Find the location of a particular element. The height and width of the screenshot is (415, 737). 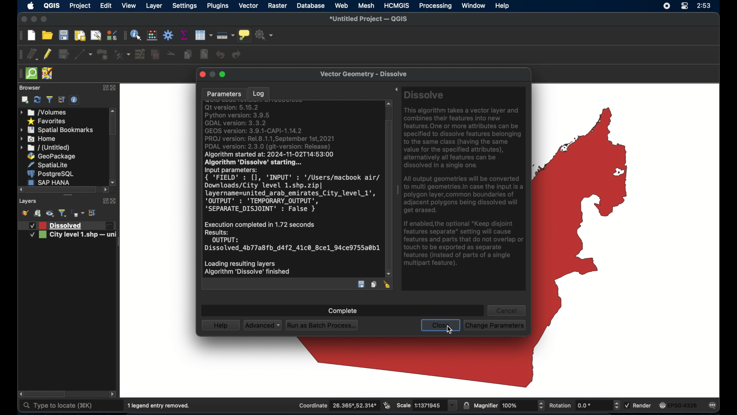

scroll up arrow is located at coordinates (113, 110).